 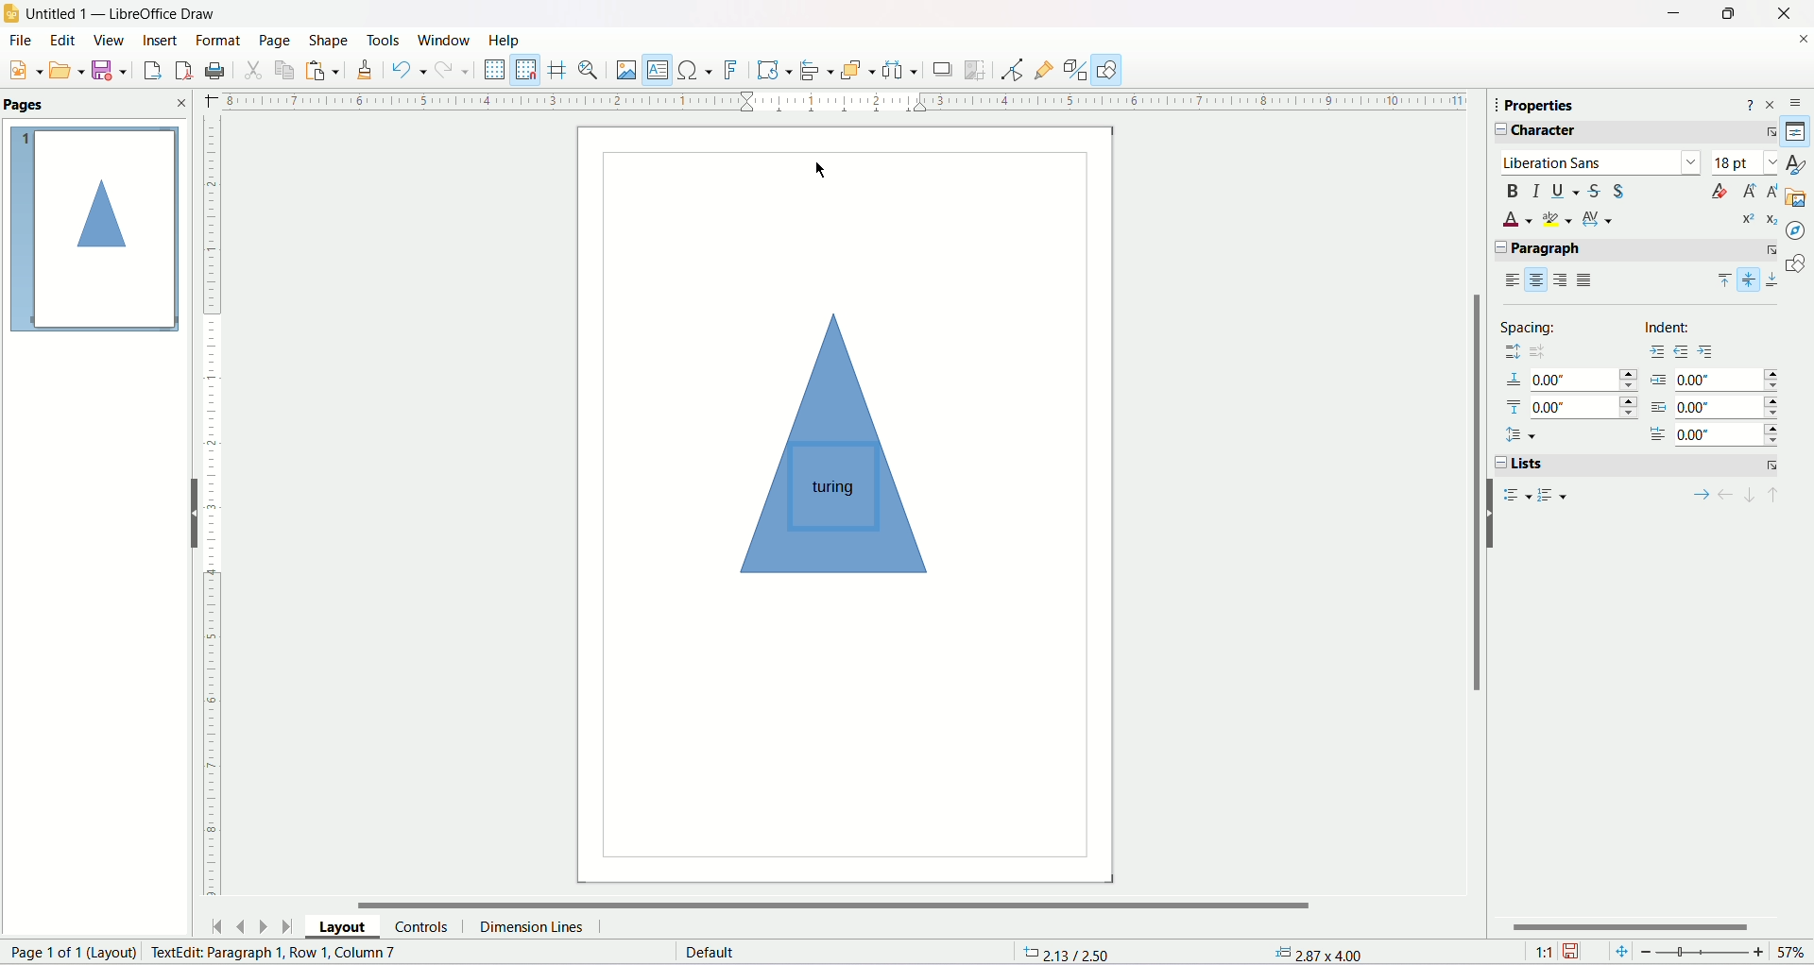 What do you see at coordinates (658, 68) in the screenshot?
I see `Insert text box` at bounding box center [658, 68].